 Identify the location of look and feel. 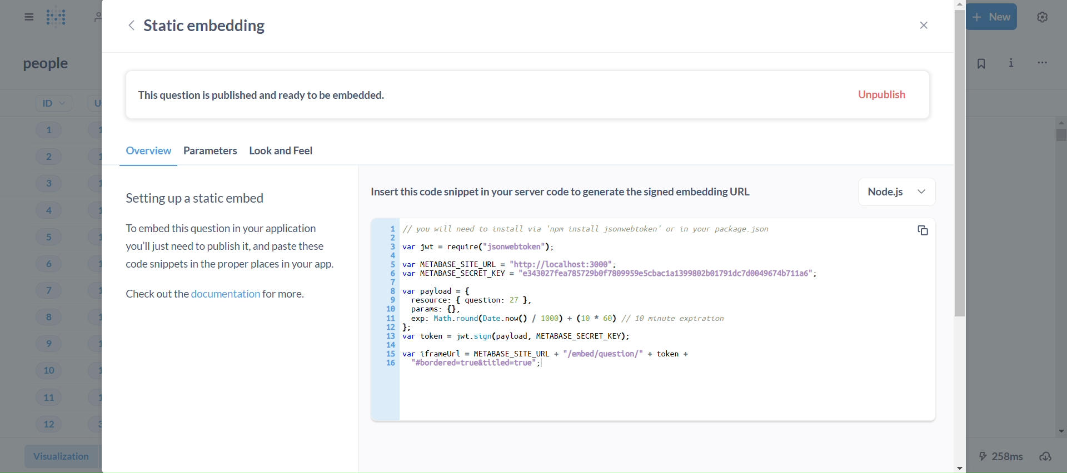
(289, 154).